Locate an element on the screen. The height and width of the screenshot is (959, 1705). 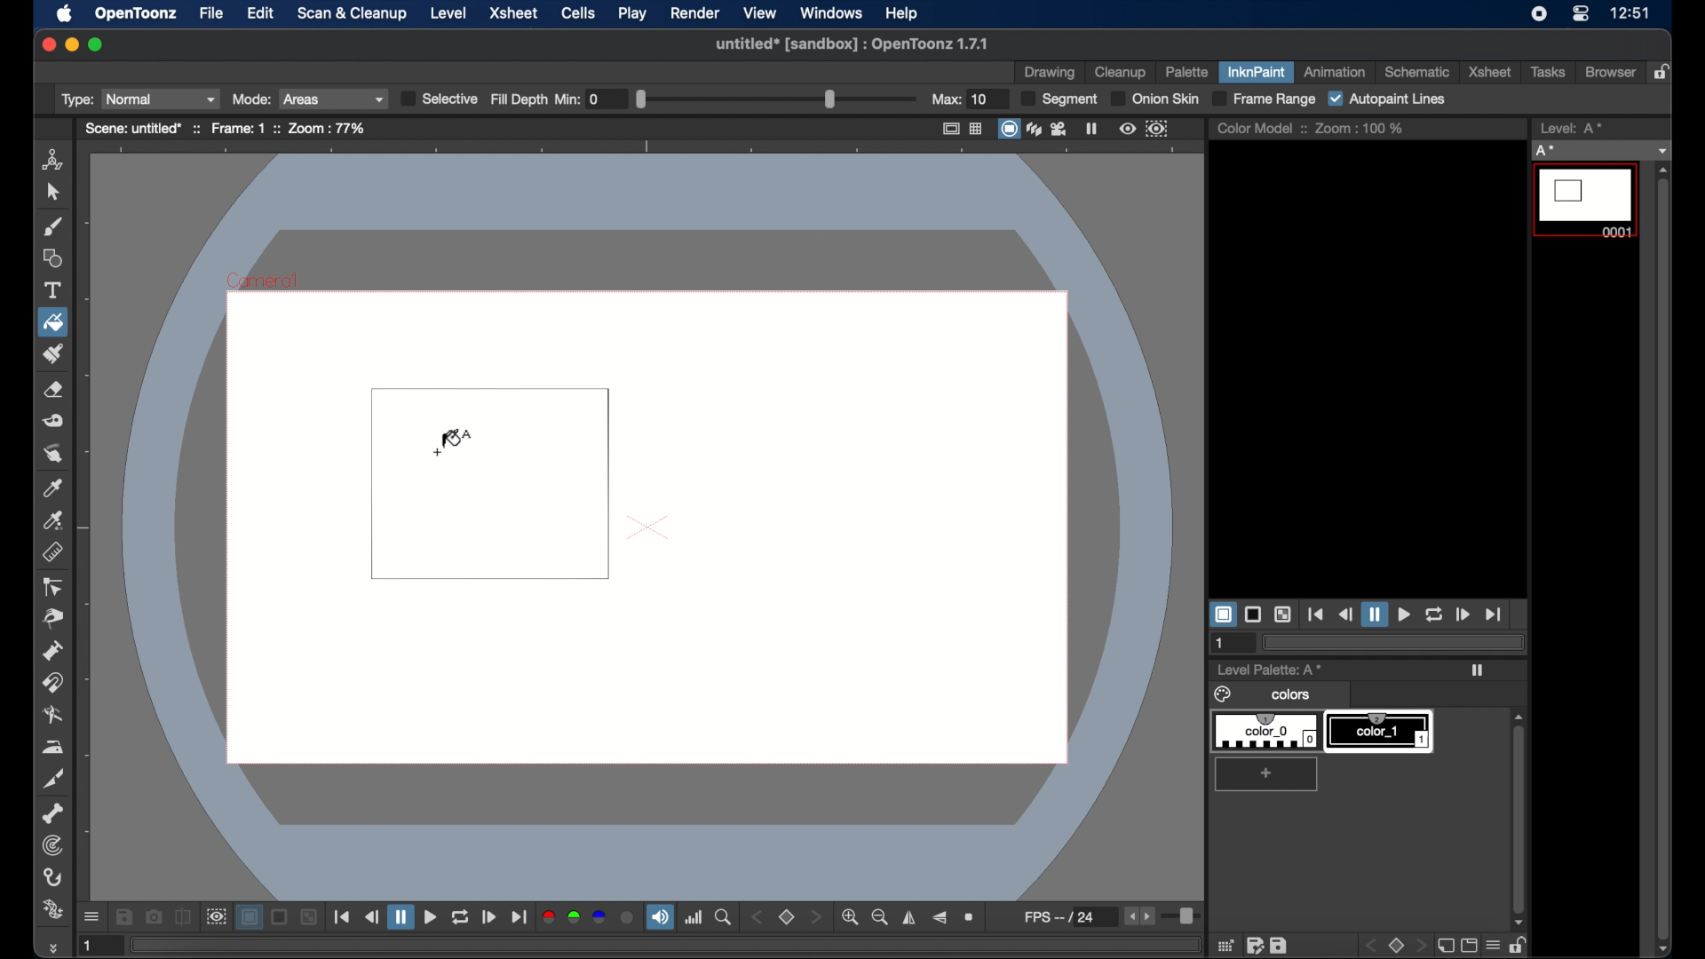
histogram is located at coordinates (694, 917).